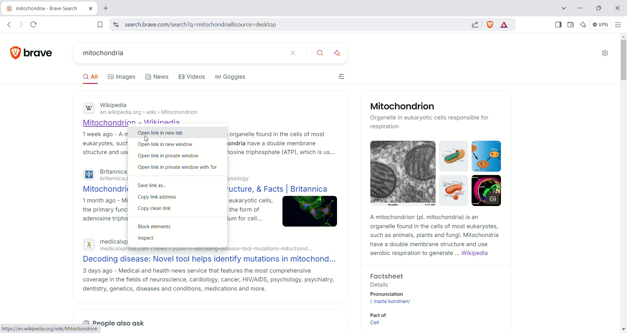 The image size is (627, 333). Describe the element at coordinates (287, 25) in the screenshot. I see `search` at that location.